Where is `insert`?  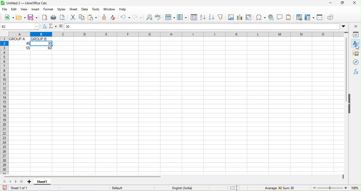 insert is located at coordinates (36, 10).